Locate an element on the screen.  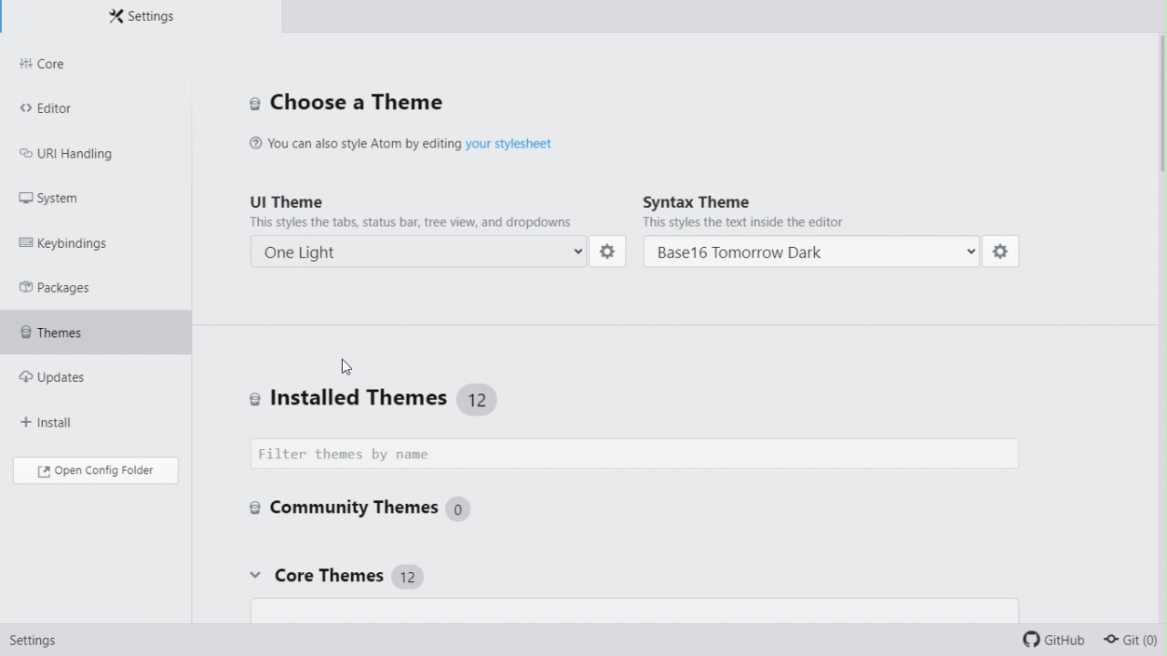
key bindings is located at coordinates (96, 247).